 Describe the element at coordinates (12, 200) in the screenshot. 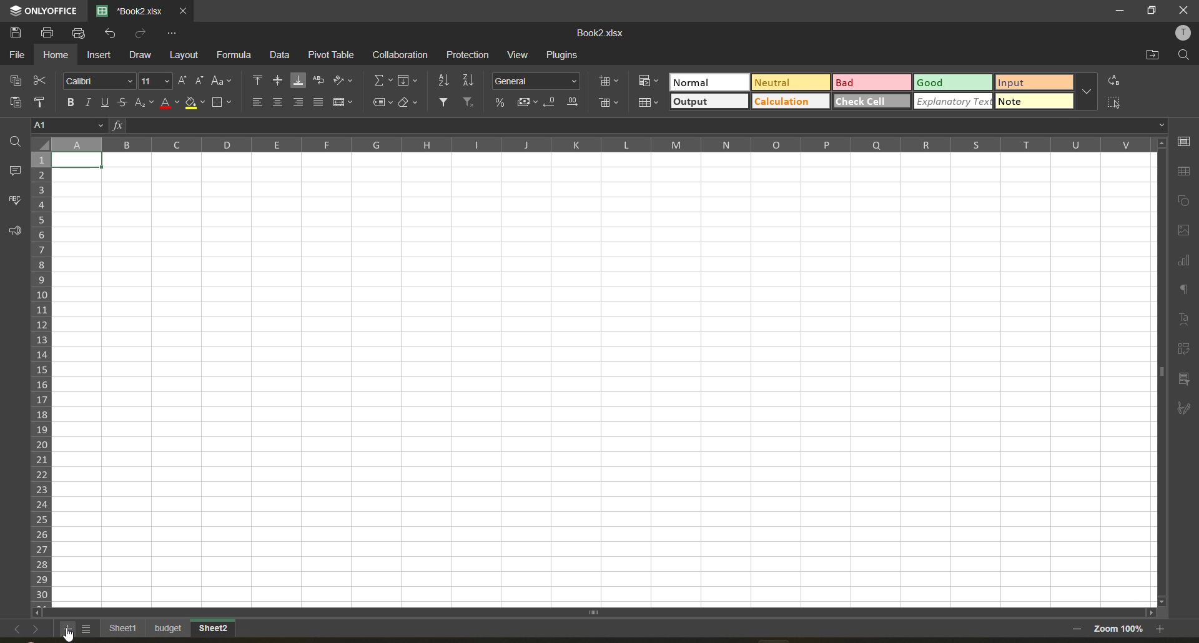

I see `spellcheck` at that location.